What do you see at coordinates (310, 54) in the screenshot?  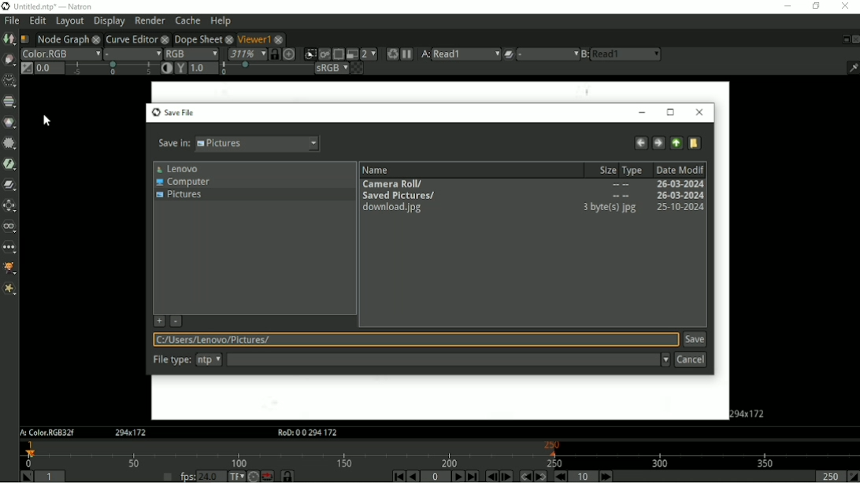 I see `Clips the portion of the image` at bounding box center [310, 54].